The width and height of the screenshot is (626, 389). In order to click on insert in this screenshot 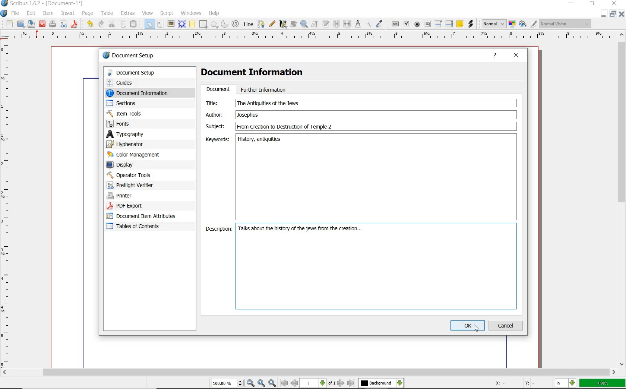, I will do `click(68, 13)`.